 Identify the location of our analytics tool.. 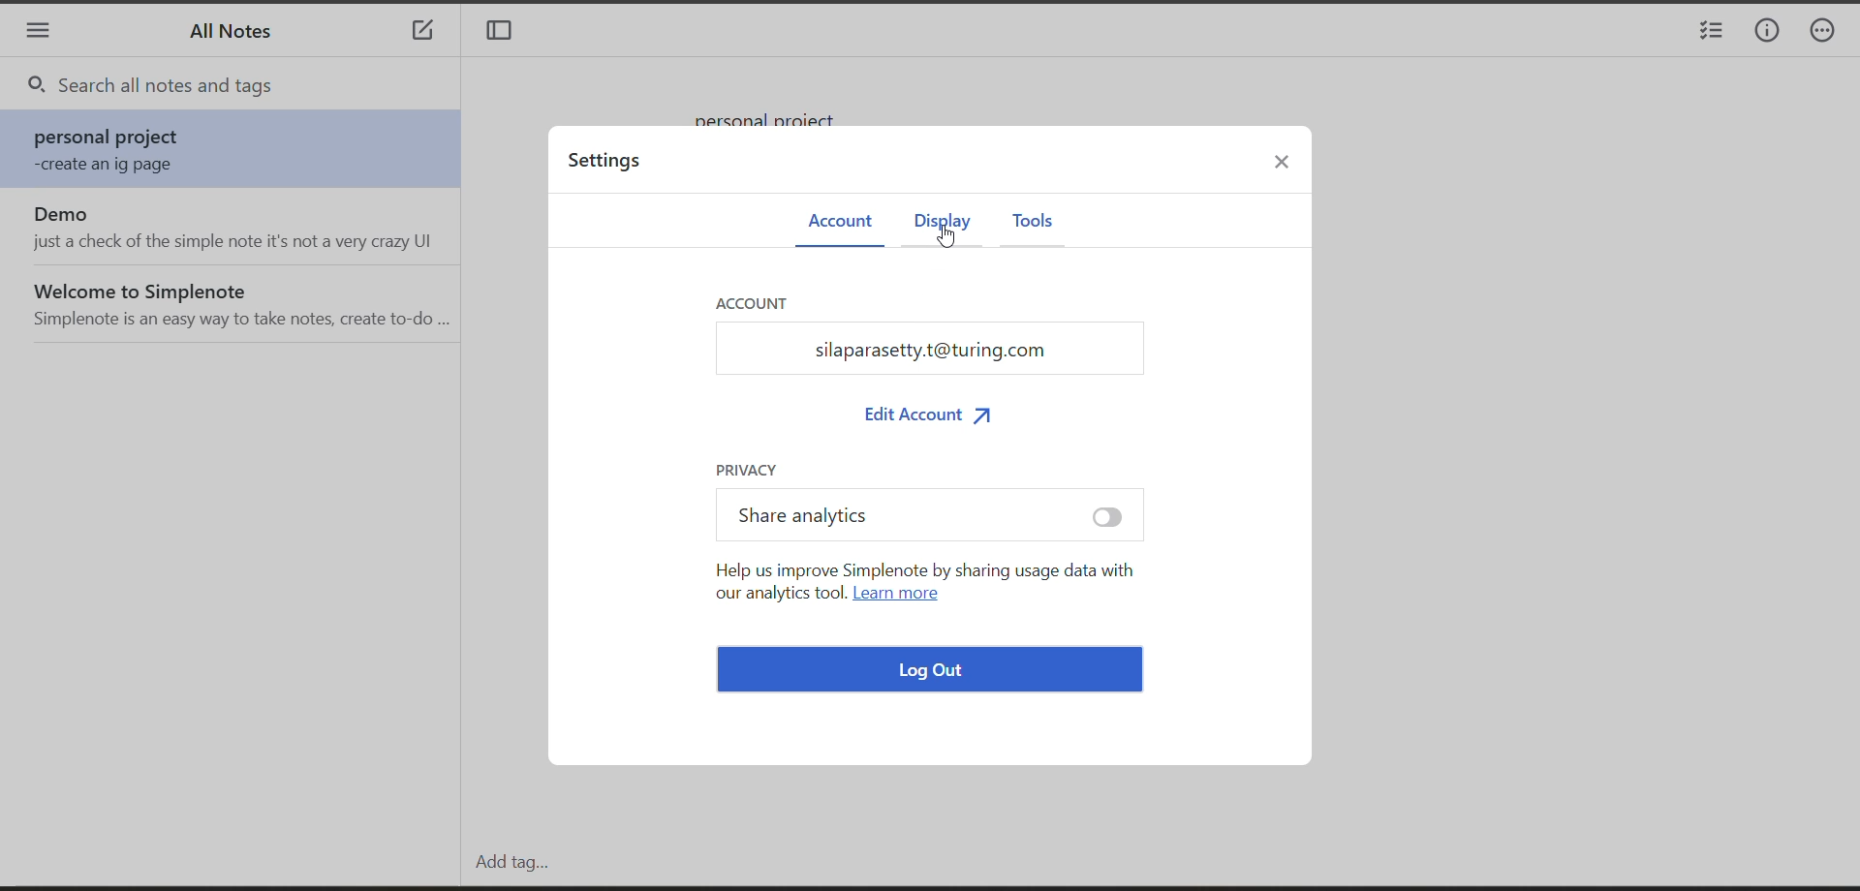
(776, 593).